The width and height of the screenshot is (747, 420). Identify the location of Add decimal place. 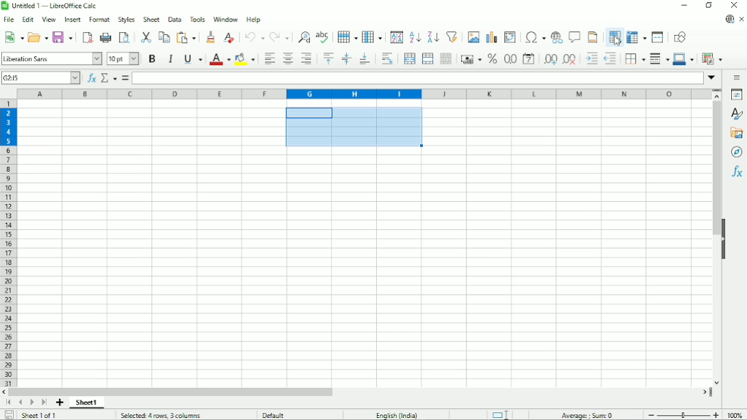
(550, 60).